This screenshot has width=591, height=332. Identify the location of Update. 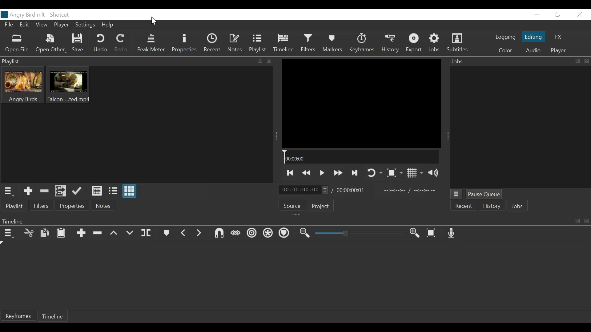
(77, 192).